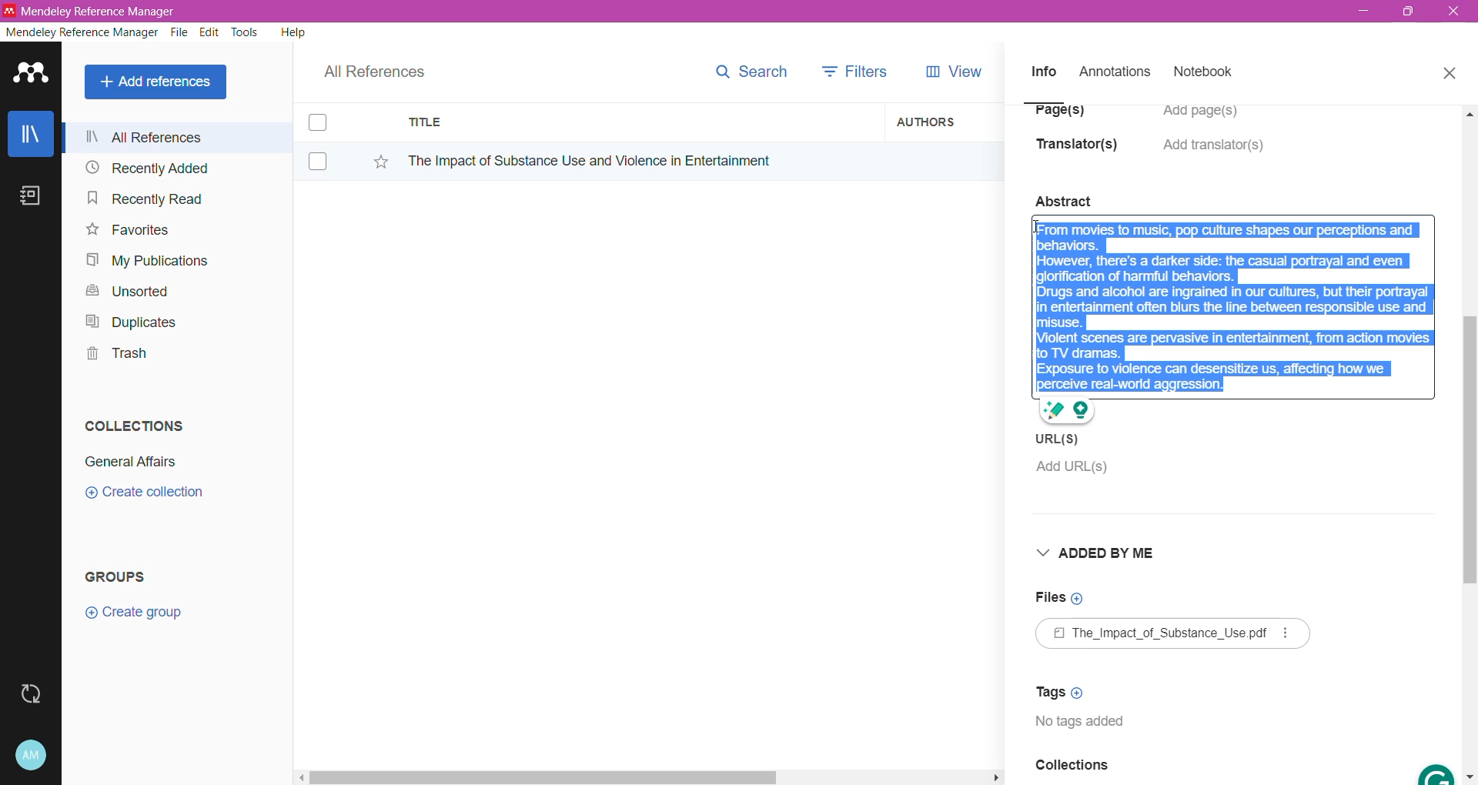 This screenshot has height=785, width=1478. Describe the element at coordinates (945, 121) in the screenshot. I see `Authors` at that location.